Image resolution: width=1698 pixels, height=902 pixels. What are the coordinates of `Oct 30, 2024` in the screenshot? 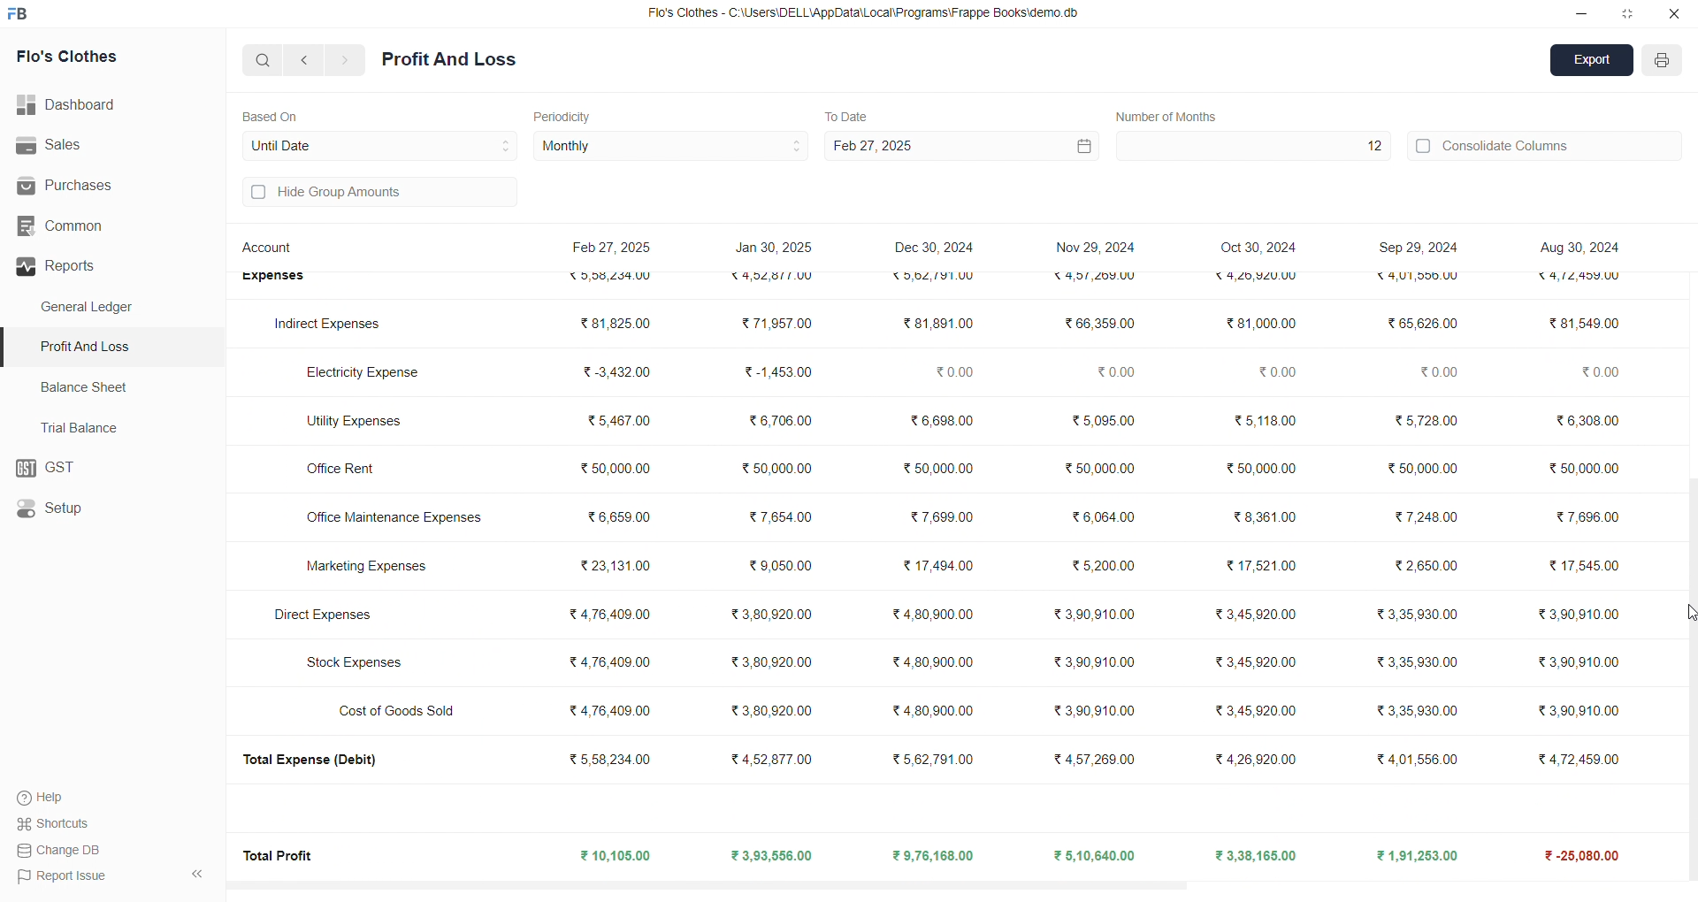 It's located at (1261, 248).